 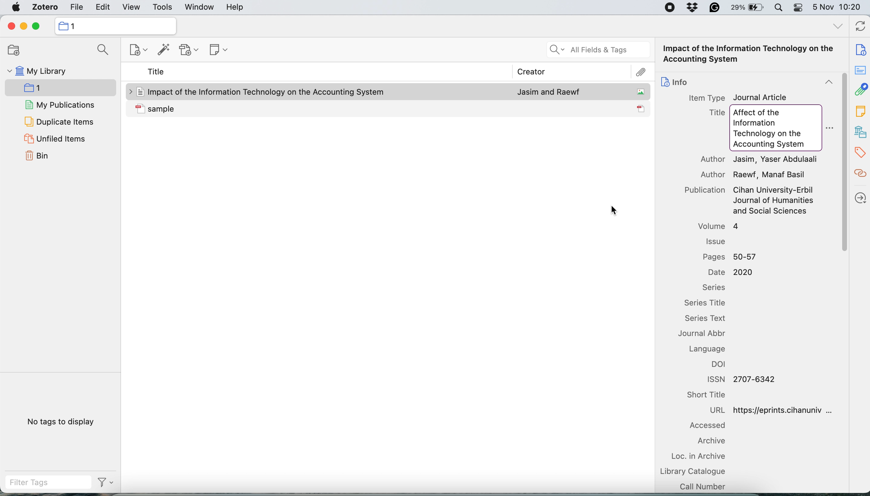 What do you see at coordinates (36, 26) in the screenshot?
I see `maximise` at bounding box center [36, 26].